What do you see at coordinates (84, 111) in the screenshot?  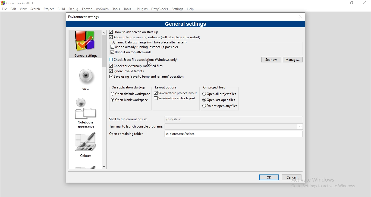 I see `notebooks appearance` at bounding box center [84, 111].